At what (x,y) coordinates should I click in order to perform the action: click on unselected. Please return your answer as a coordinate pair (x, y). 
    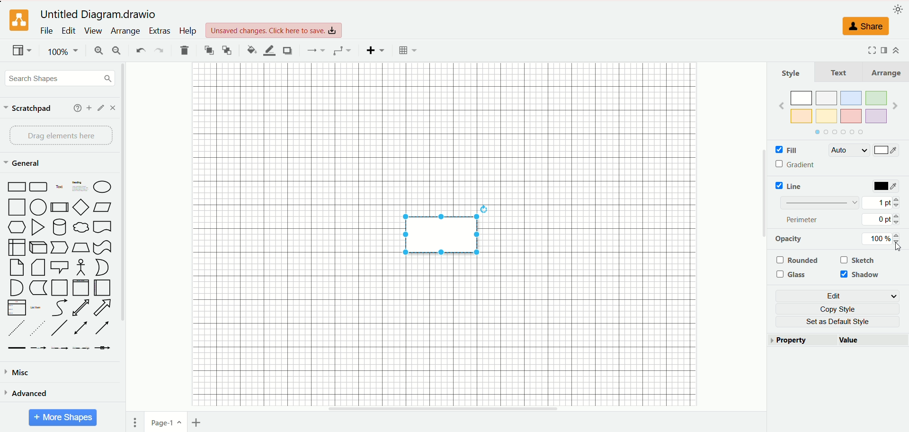
    Looking at the image, I should click on (797, 260).